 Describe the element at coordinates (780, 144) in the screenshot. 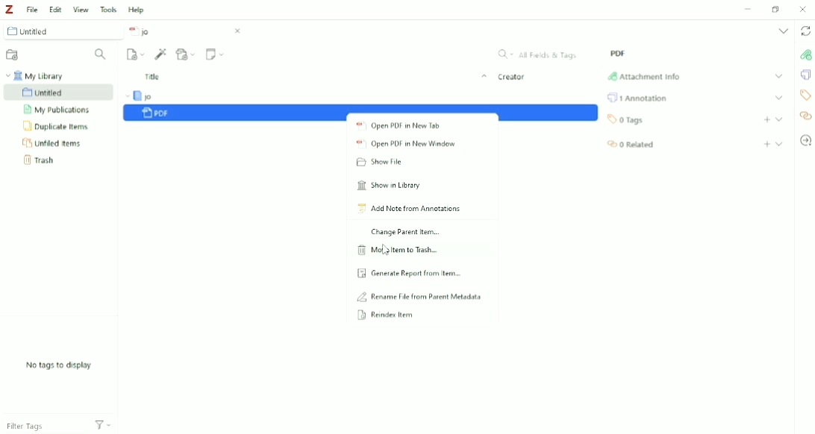

I see `Expand section` at that location.